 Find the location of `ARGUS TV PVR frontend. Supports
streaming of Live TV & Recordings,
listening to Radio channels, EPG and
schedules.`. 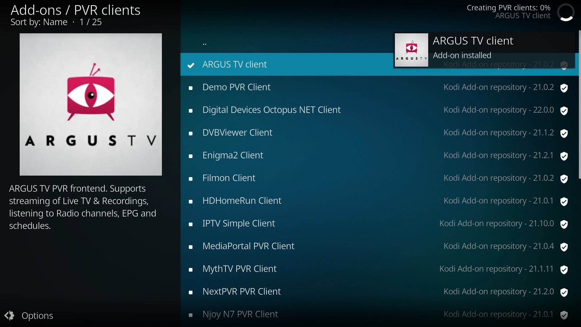

ARGUS TV PVR frontend. Supports
streaming of Live TV & Recordings,
listening to Radio channels, EPG and
schedules. is located at coordinates (82, 208).